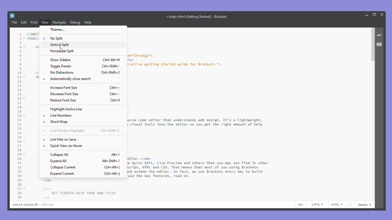  What do you see at coordinates (20, 133) in the screenshot?
I see `24` at bounding box center [20, 133].